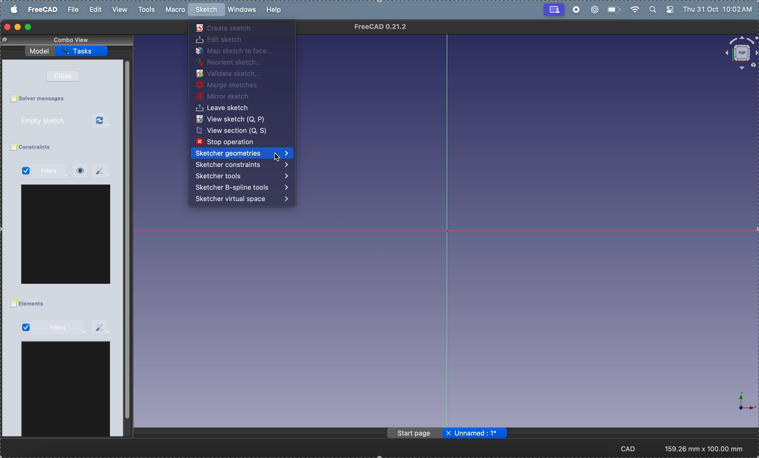  What do you see at coordinates (198, 26) in the screenshot?
I see `` at bounding box center [198, 26].